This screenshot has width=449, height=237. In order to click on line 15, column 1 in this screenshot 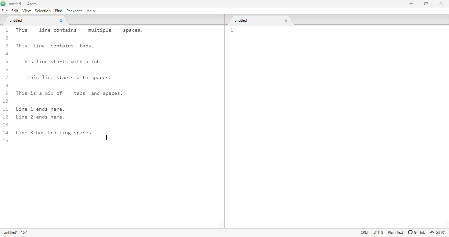, I will do `click(26, 232)`.